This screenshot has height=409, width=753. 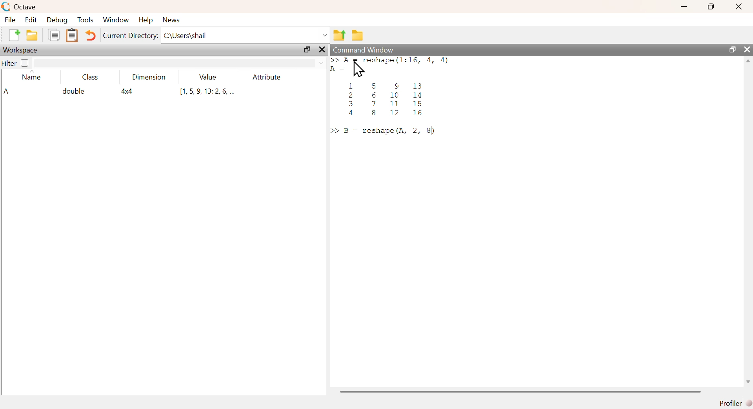 I want to click on text cursor, so click(x=430, y=131).